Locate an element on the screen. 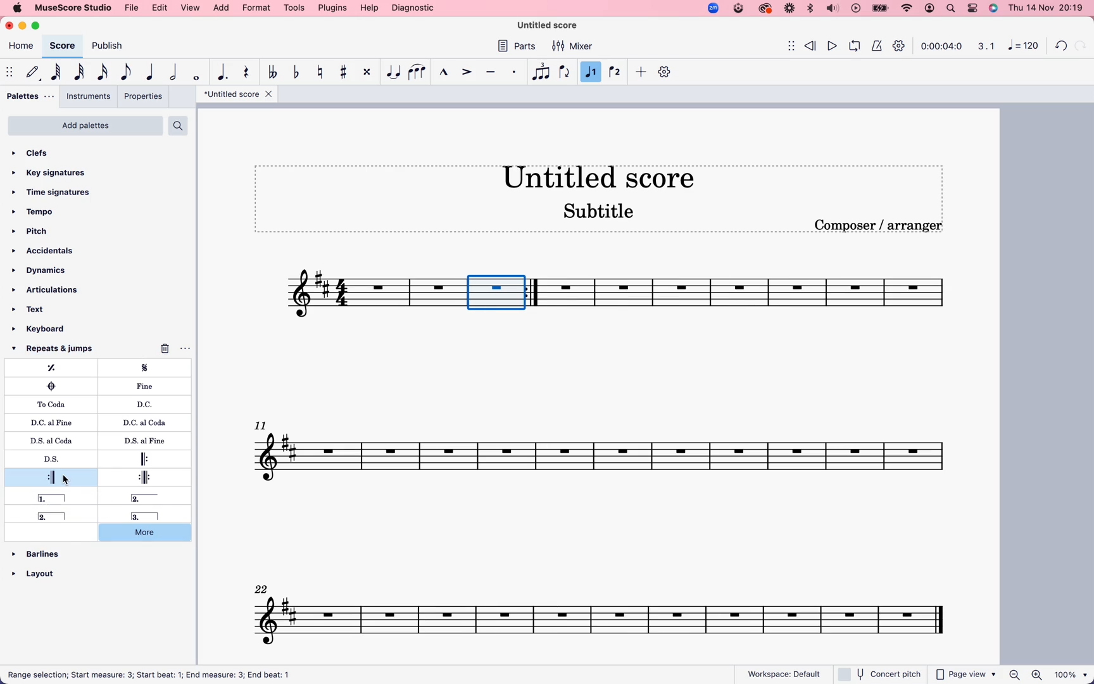 The width and height of the screenshot is (1094, 684). screen pal is located at coordinates (738, 9).